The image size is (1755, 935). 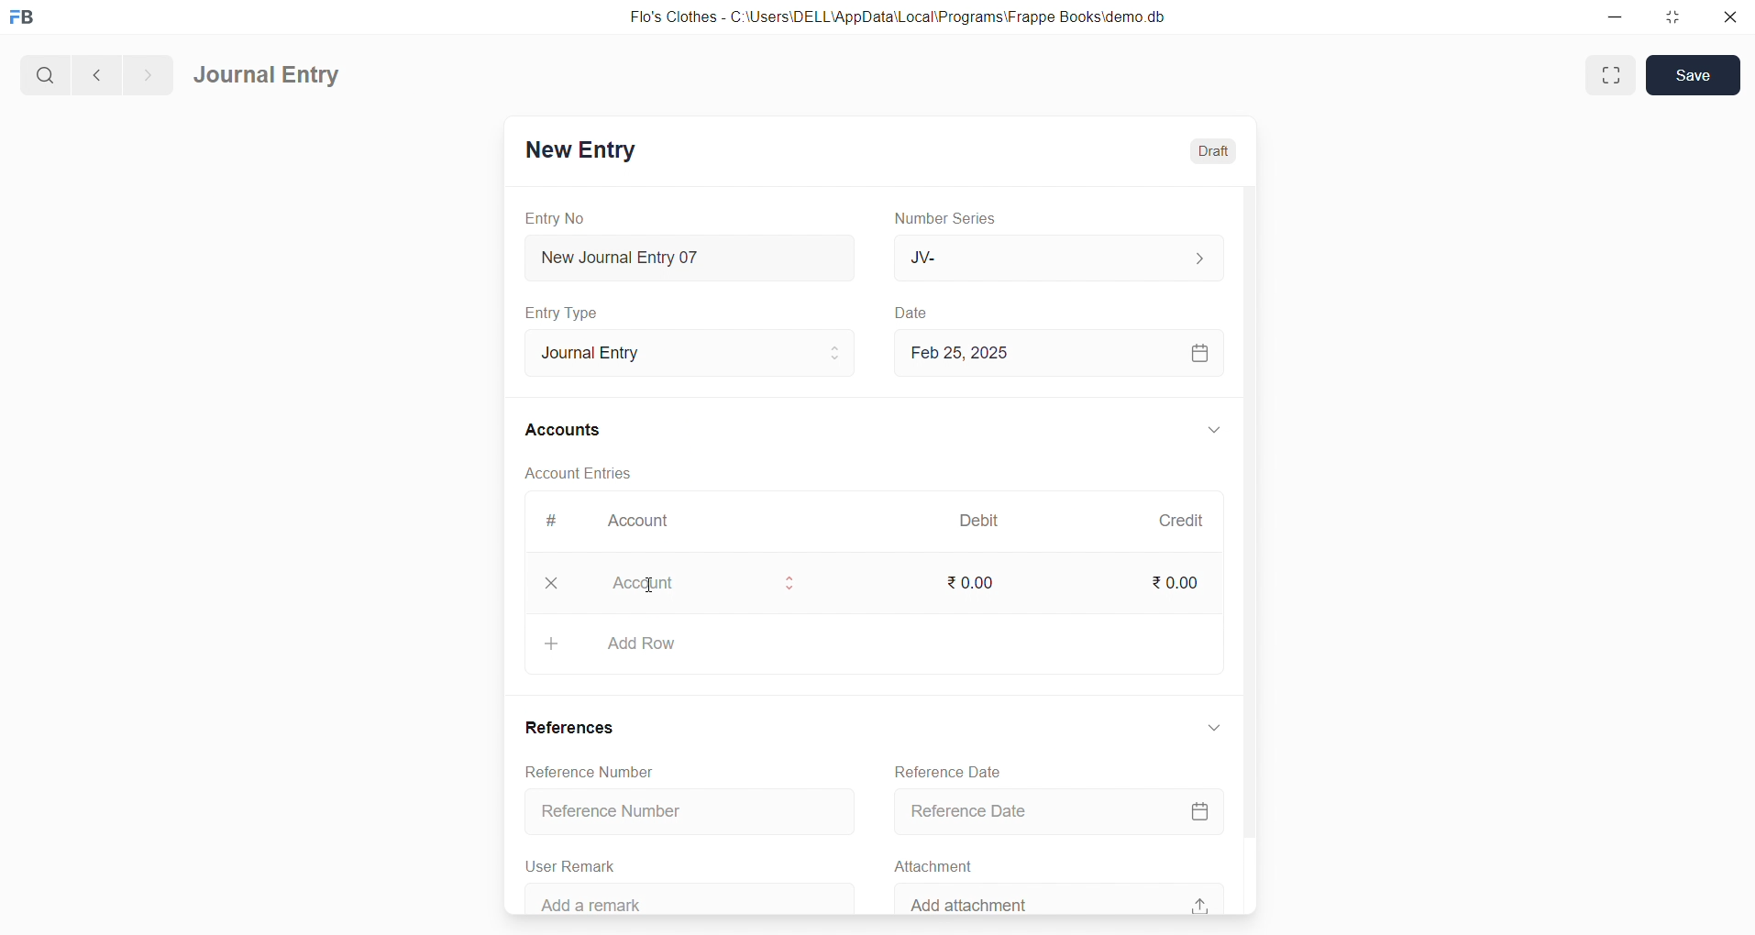 I want to click on Date, so click(x=911, y=313).